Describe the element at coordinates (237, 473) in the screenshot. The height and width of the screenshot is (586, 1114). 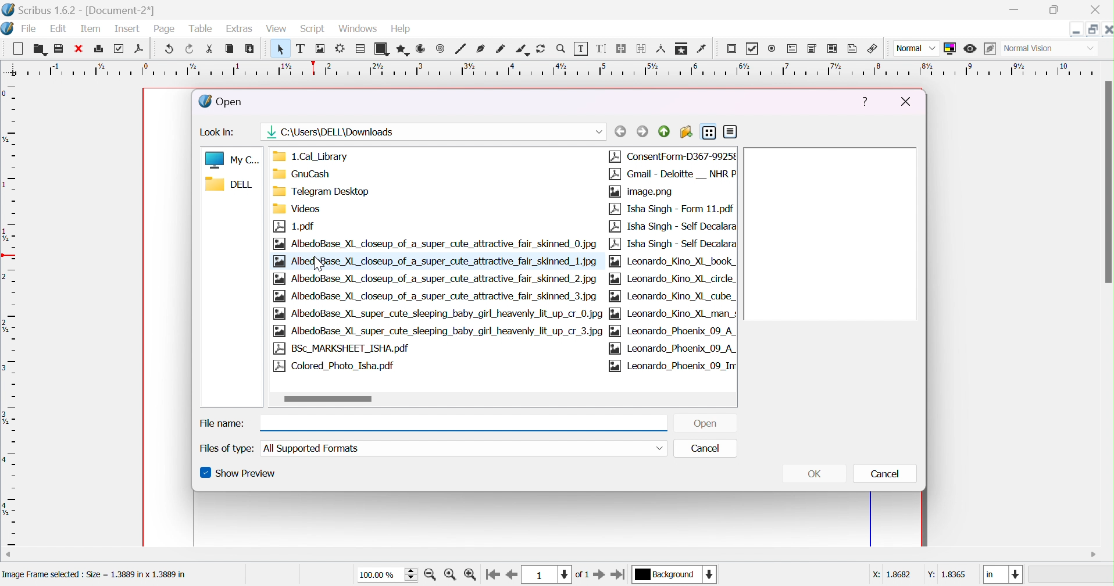
I see `show preview` at that location.